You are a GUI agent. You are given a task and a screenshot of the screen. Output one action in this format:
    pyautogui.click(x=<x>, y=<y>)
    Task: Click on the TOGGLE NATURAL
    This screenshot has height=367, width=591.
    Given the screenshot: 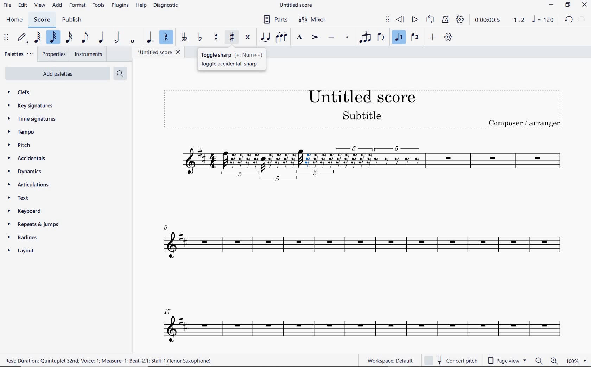 What is the action you would take?
    pyautogui.click(x=217, y=38)
    